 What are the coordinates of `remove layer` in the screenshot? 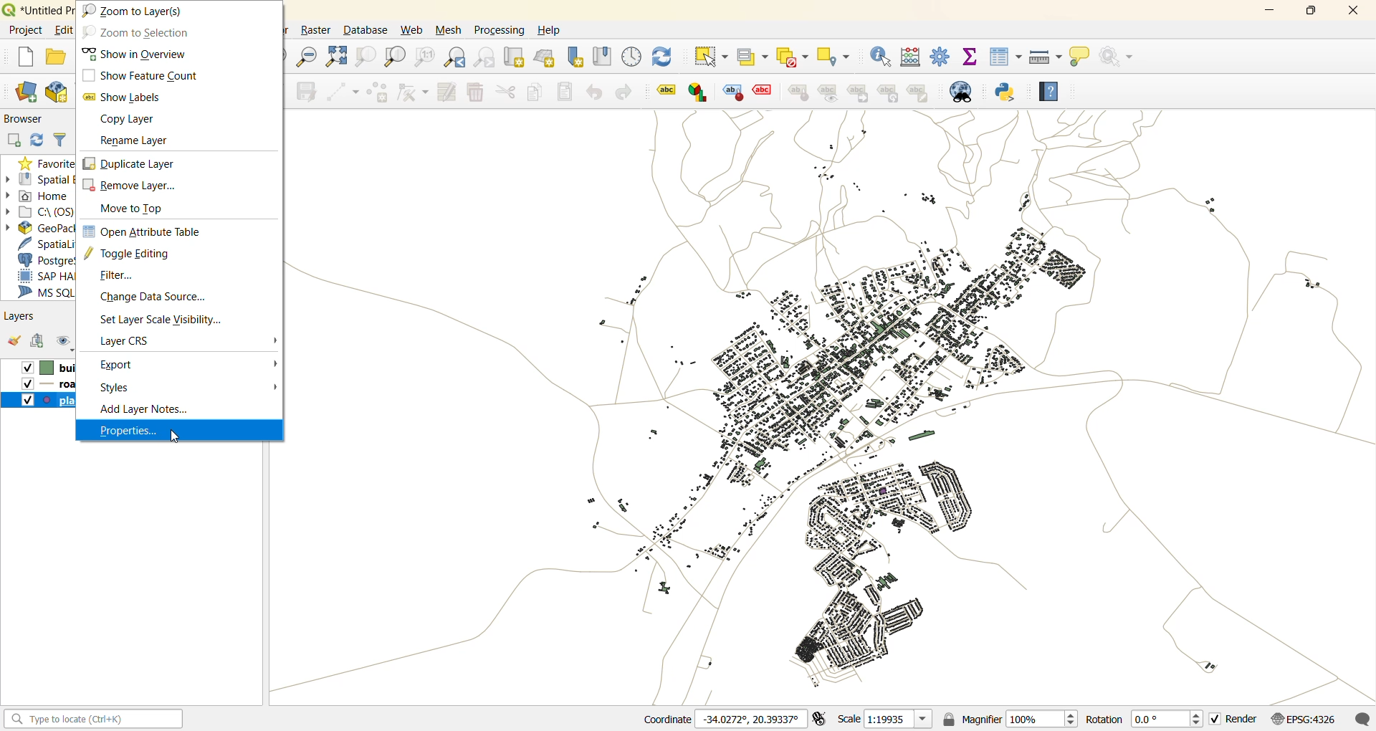 It's located at (136, 185).